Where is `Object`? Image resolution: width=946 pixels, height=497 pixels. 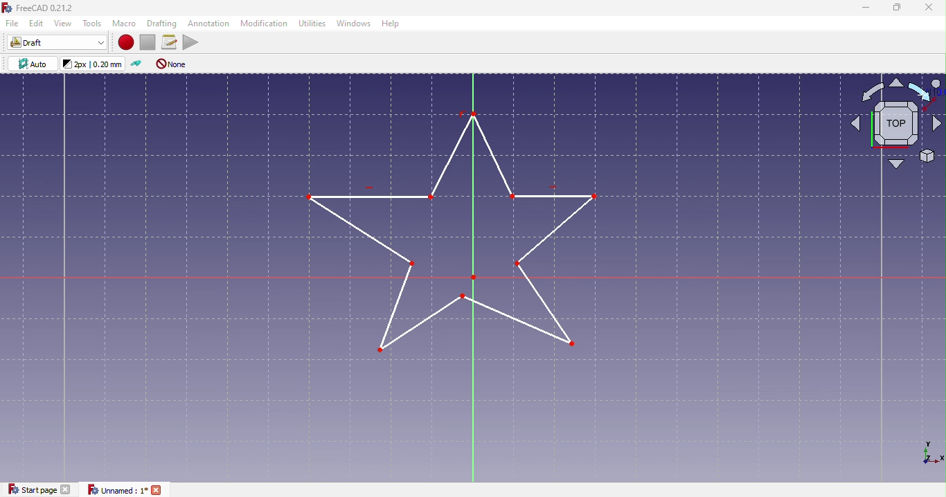 Object is located at coordinates (455, 231).